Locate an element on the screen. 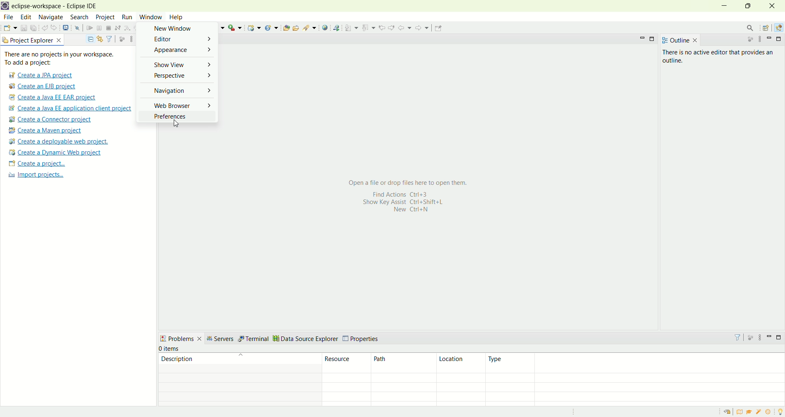 The height and width of the screenshot is (417, 785). create a new Java servlet is located at coordinates (274, 28).